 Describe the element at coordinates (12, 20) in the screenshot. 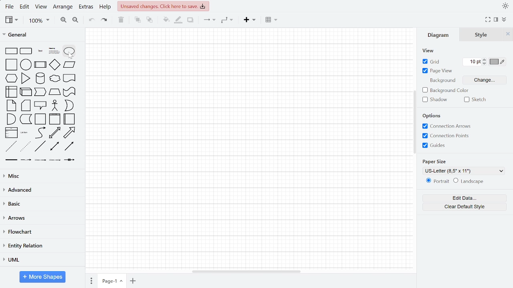

I see `view` at that location.